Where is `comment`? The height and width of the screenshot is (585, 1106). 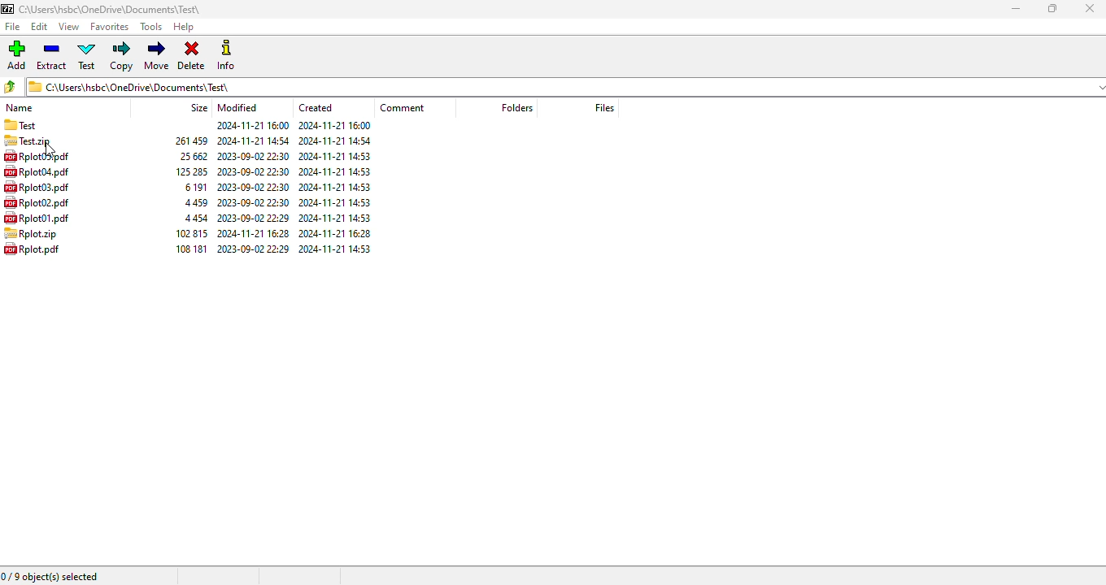 comment is located at coordinates (403, 108).